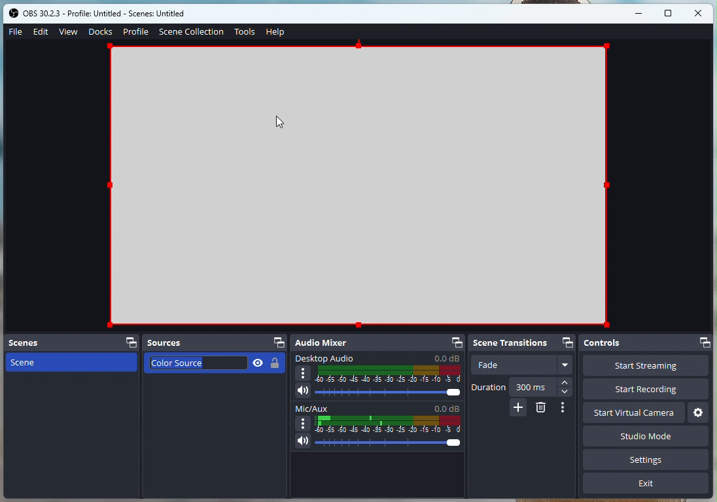  I want to click on SceneCollection, so click(192, 31).